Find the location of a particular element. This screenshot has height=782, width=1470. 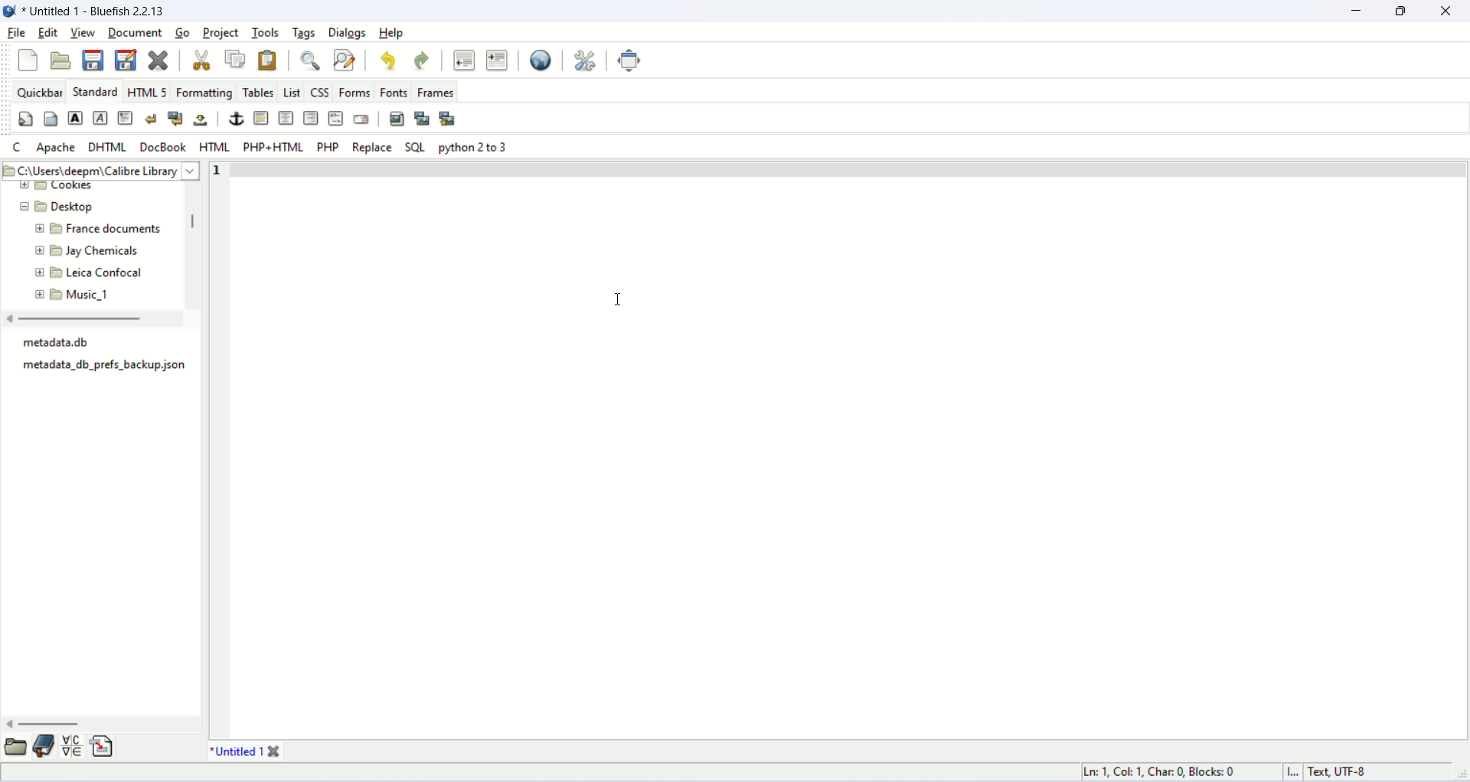

scroll bar is located at coordinates (96, 725).